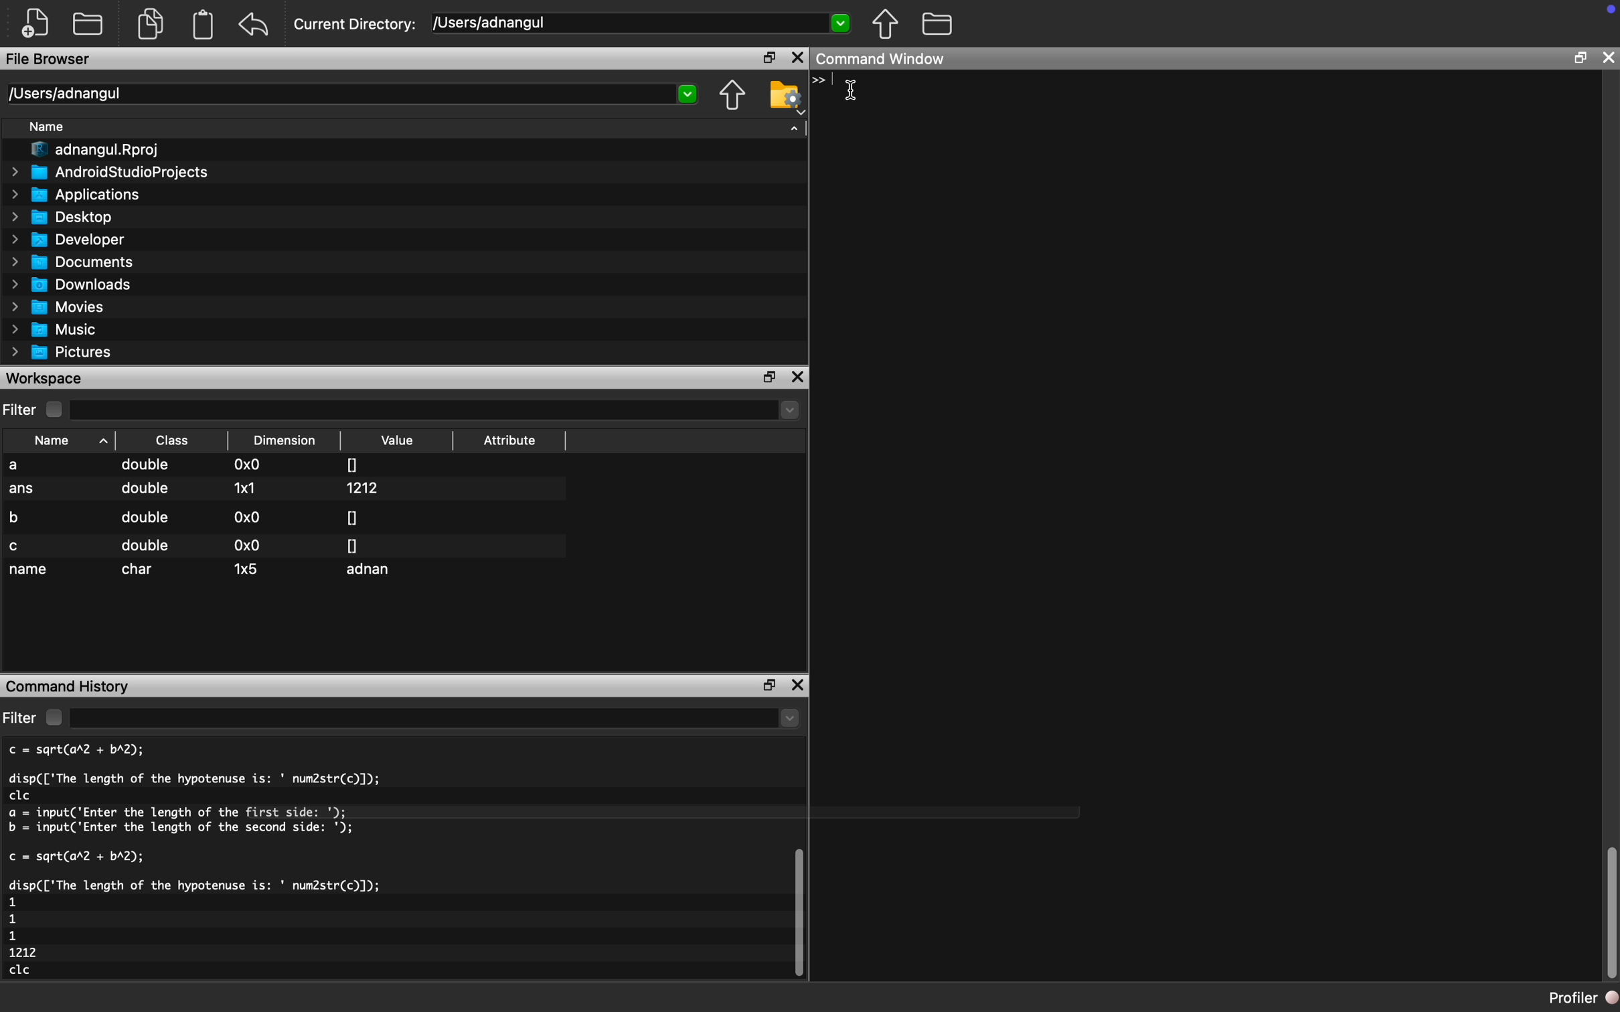 The height and width of the screenshot is (1012, 1620). Describe the element at coordinates (147, 467) in the screenshot. I see `double` at that location.